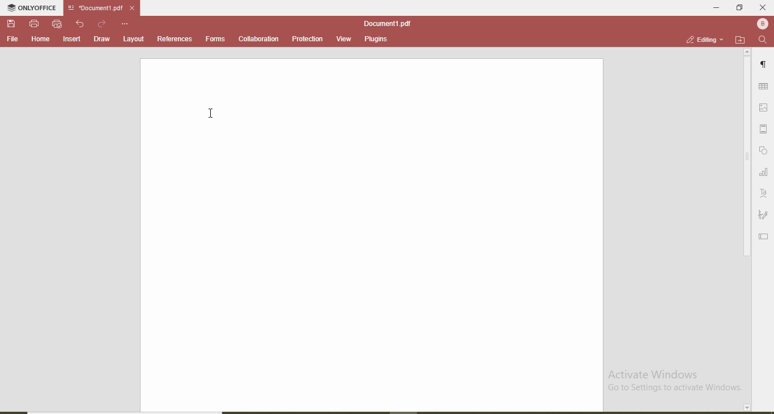  Describe the element at coordinates (213, 111) in the screenshot. I see `cursor` at that location.